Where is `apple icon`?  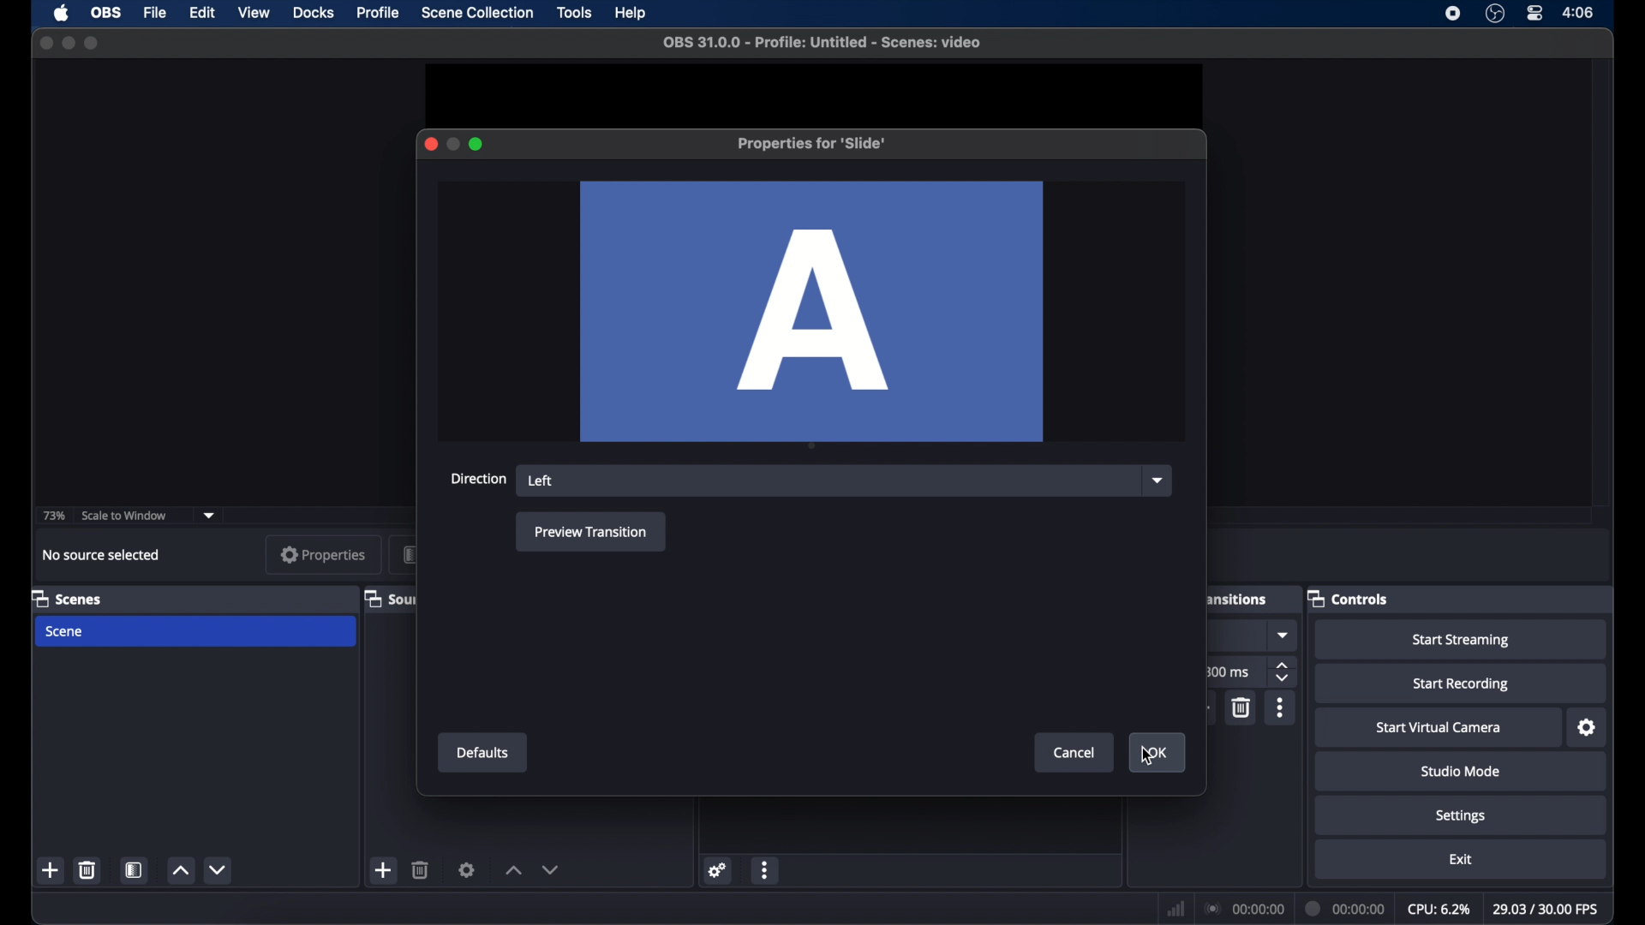 apple icon is located at coordinates (63, 13).